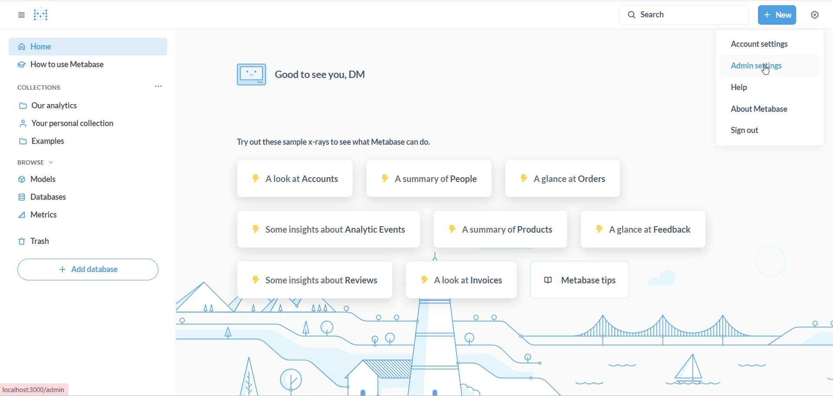  Describe the element at coordinates (159, 86) in the screenshot. I see `more` at that location.